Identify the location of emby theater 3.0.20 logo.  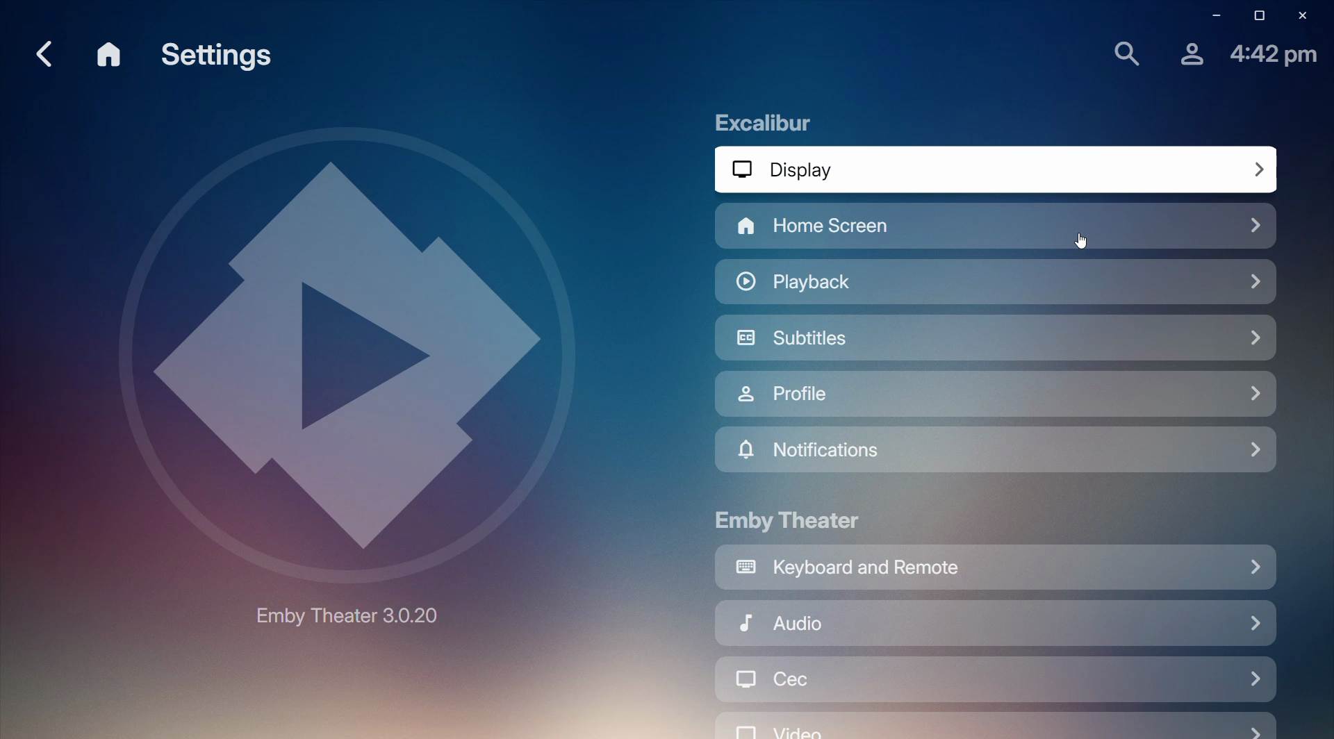
(365, 378).